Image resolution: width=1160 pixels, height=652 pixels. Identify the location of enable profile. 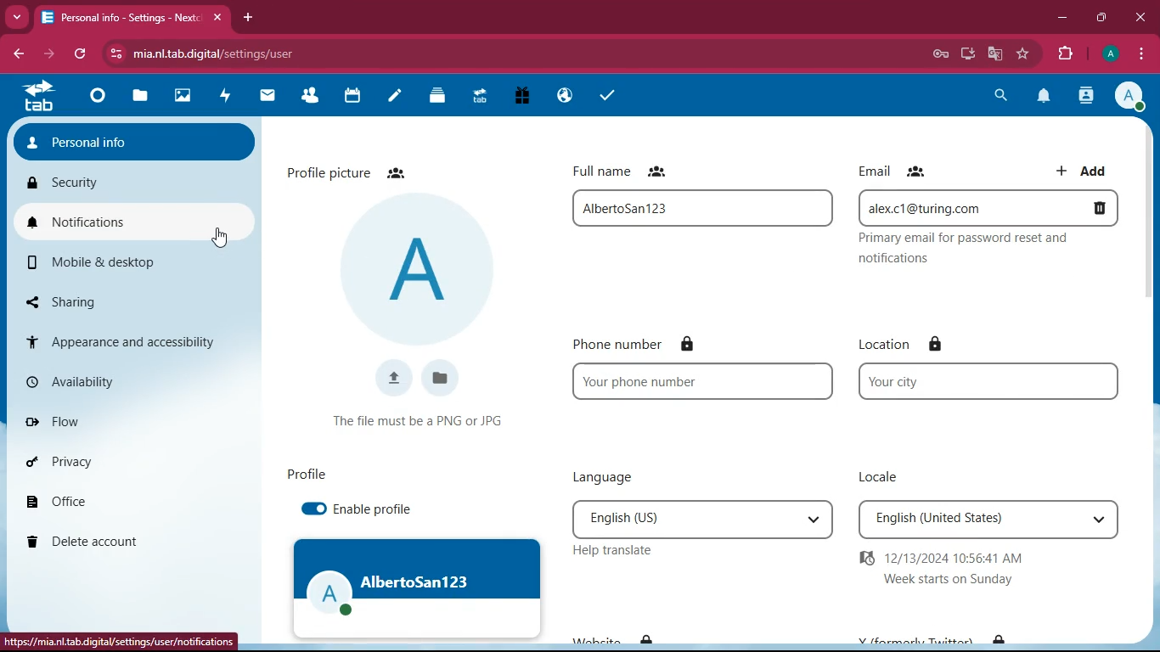
(358, 510).